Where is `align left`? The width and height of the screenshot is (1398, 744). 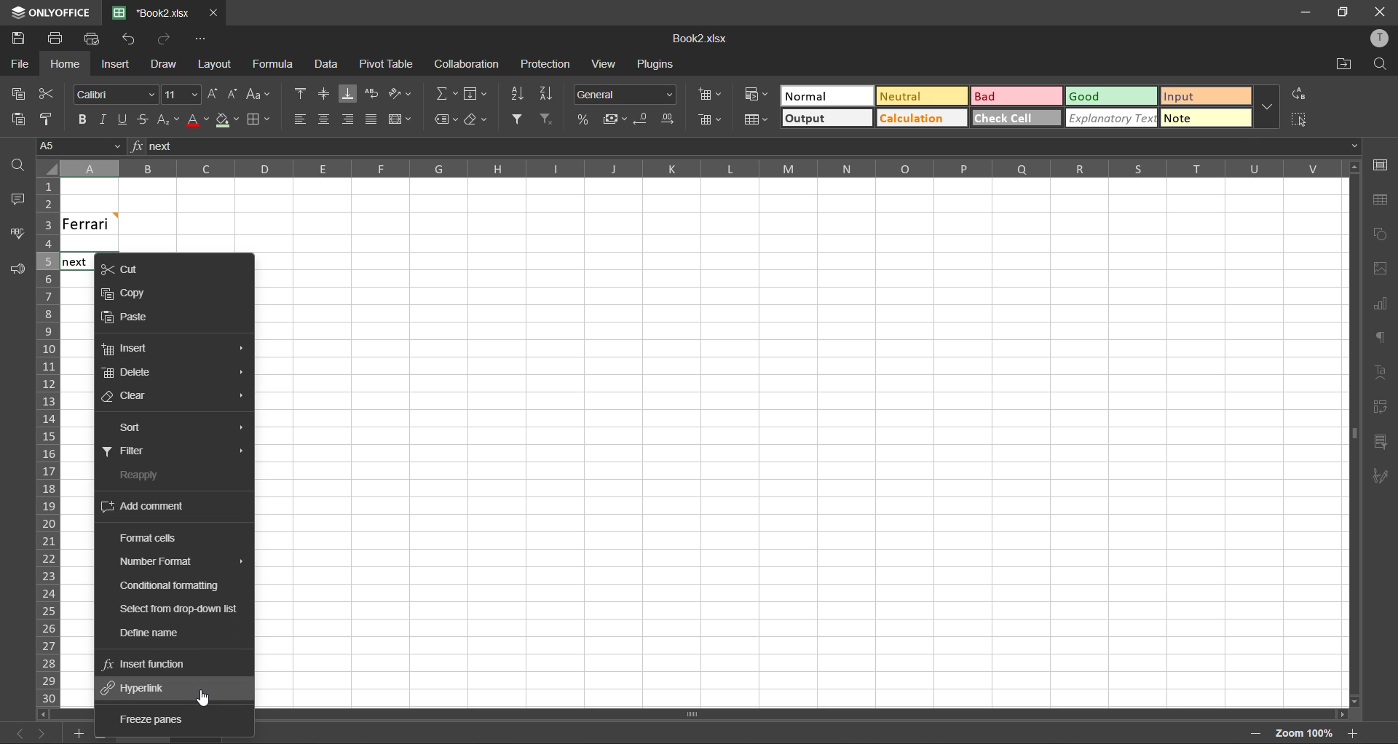 align left is located at coordinates (299, 117).